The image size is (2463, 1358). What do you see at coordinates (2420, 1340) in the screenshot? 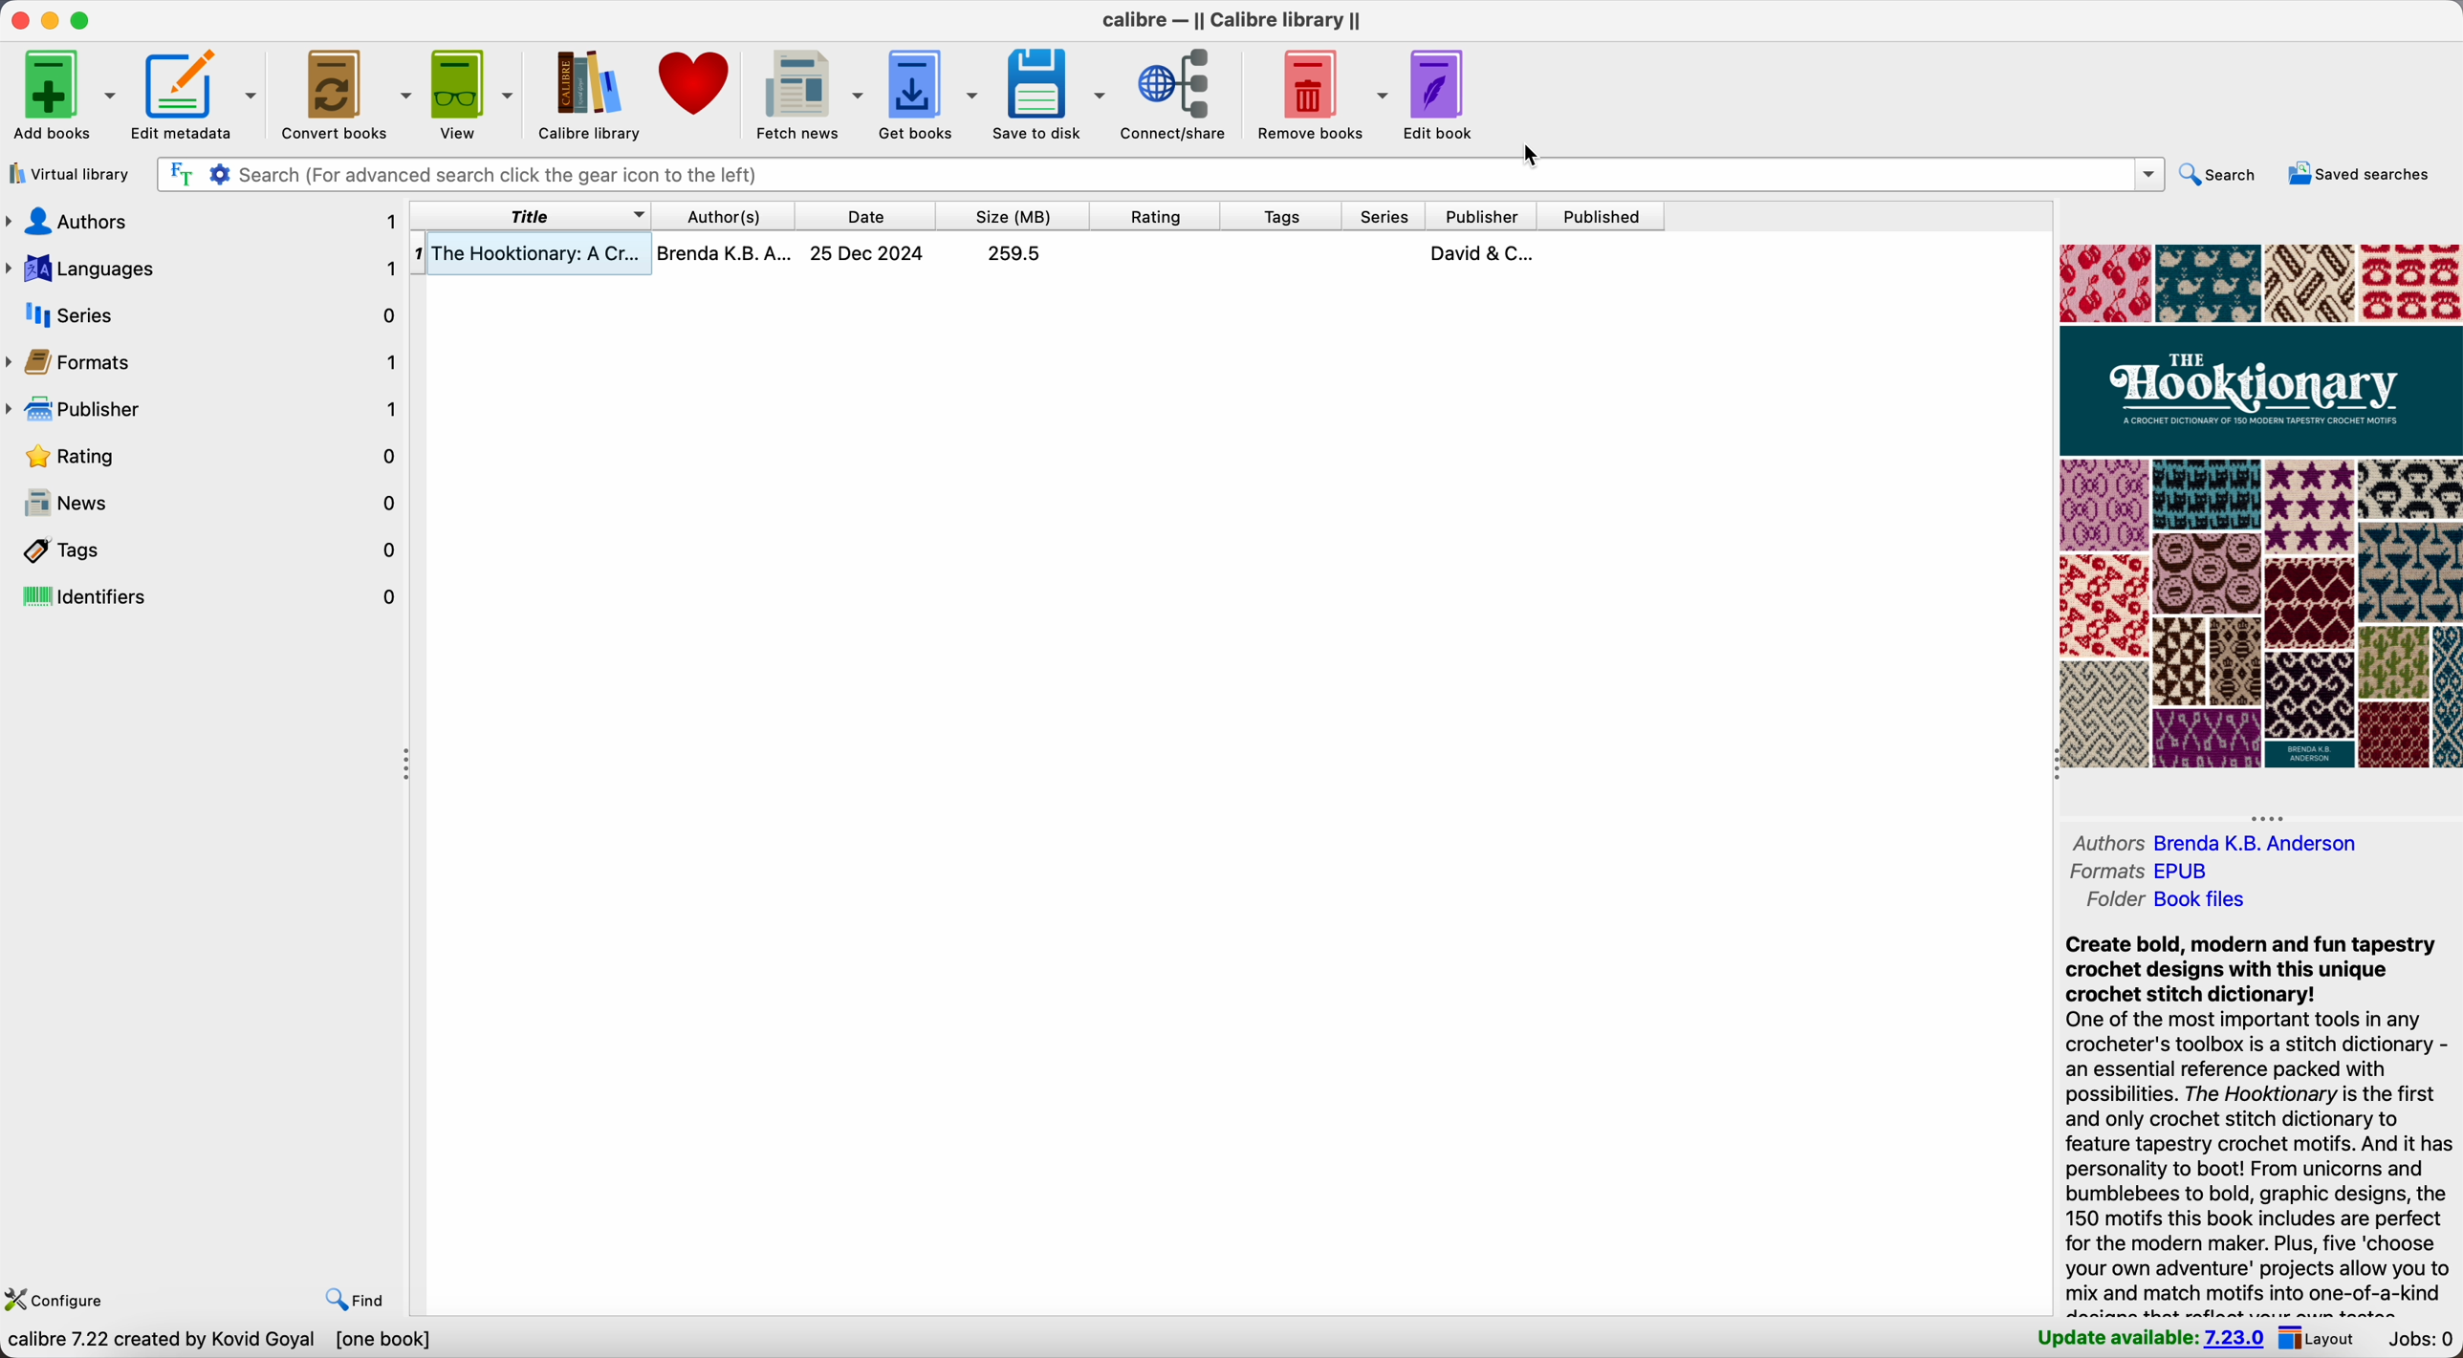
I see `Jobs: 0` at bounding box center [2420, 1340].